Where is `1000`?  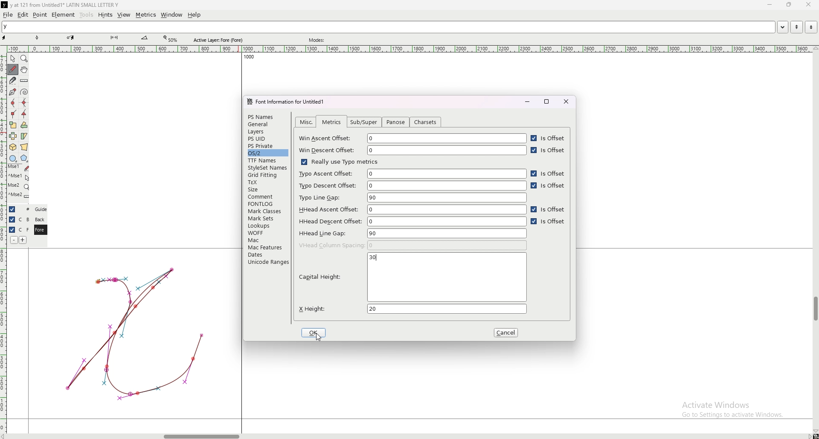
1000 is located at coordinates (247, 58).